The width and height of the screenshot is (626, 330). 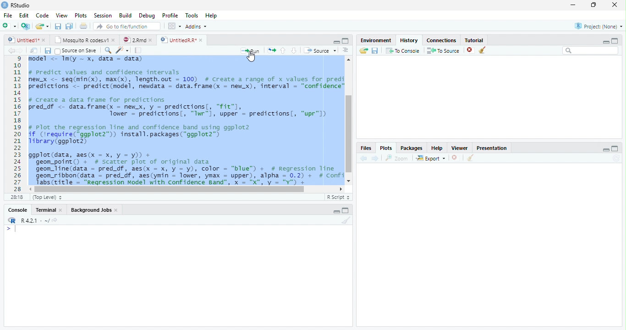 What do you see at coordinates (49, 209) in the screenshot?
I see `Terminal` at bounding box center [49, 209].